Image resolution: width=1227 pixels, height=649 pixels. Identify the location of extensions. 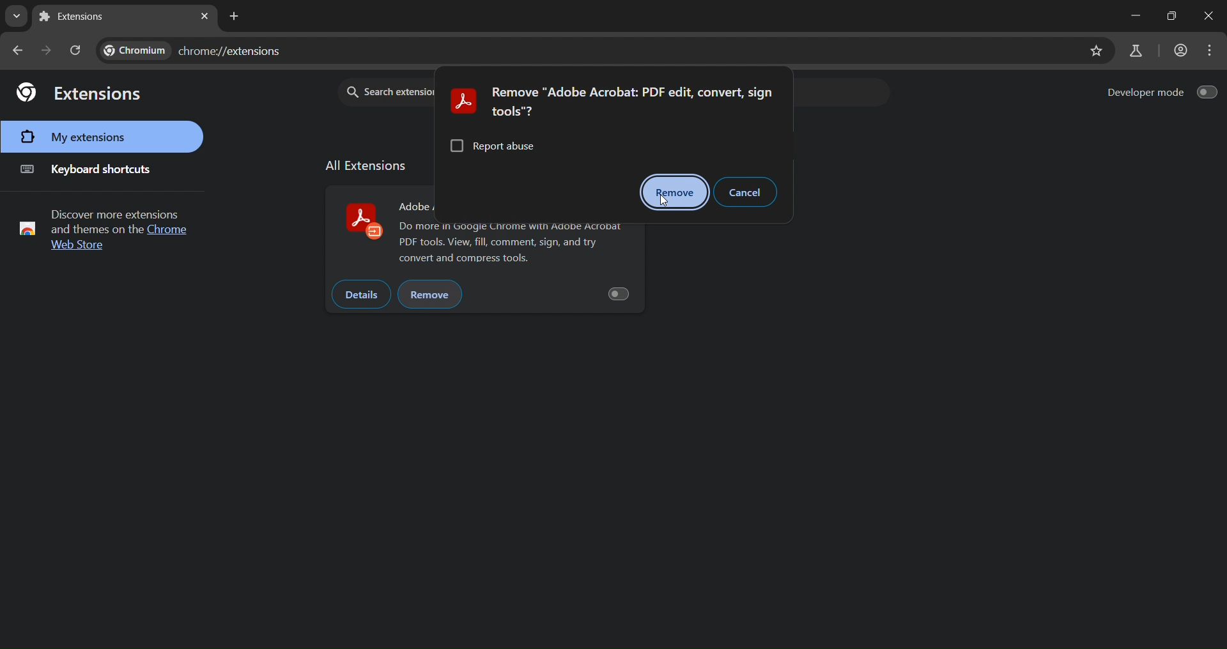
(82, 92).